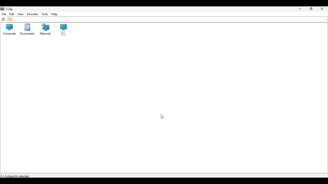 The image size is (328, 184). What do you see at coordinates (32, 14) in the screenshot?
I see `Favourite` at bounding box center [32, 14].